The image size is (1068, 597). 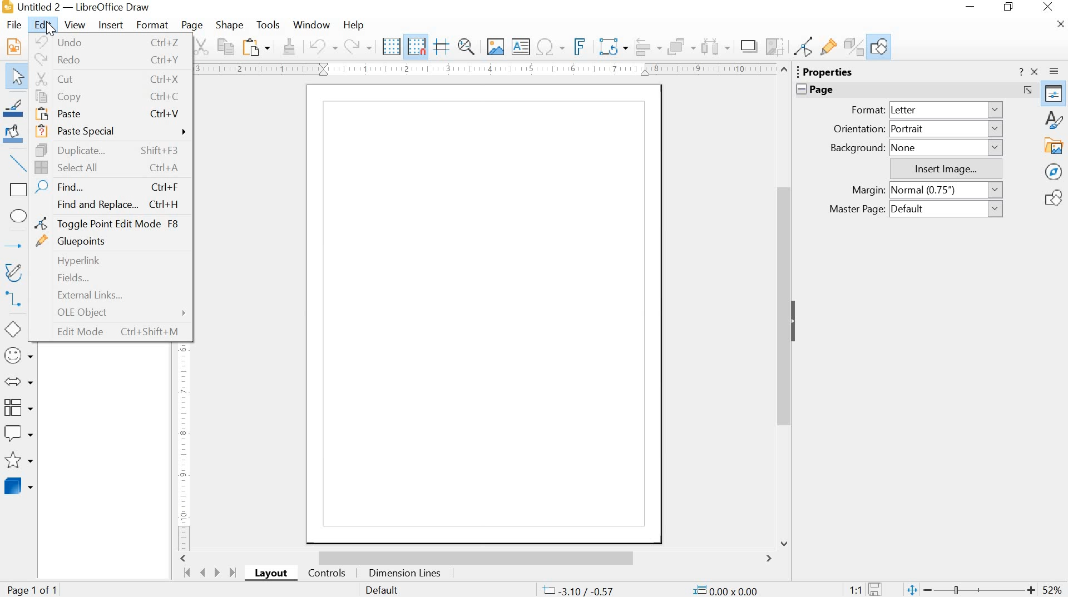 I want to click on Default, so click(x=947, y=208).